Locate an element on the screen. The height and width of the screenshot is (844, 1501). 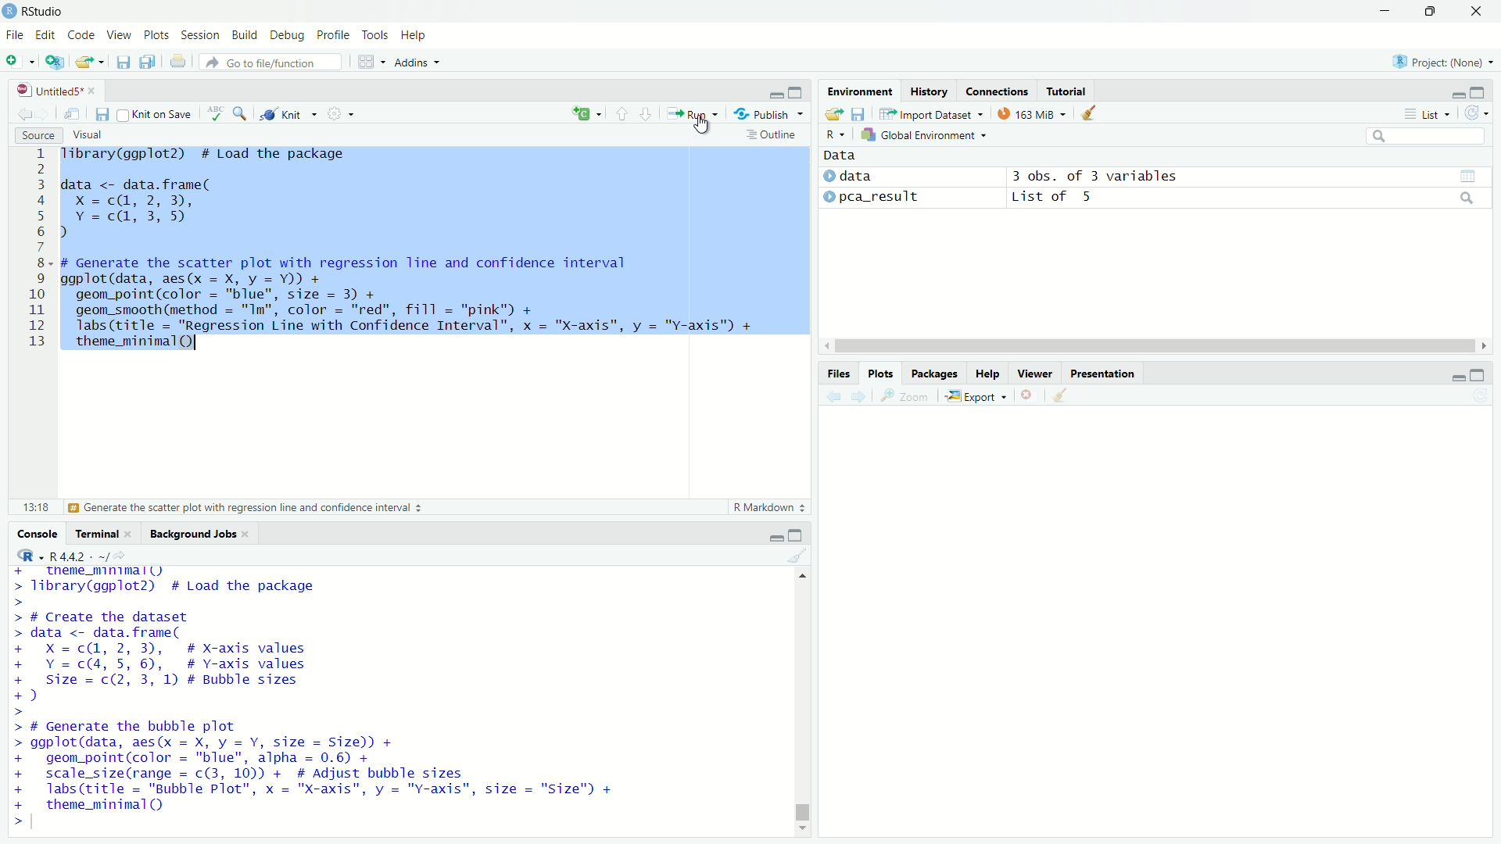
R Markdown is located at coordinates (768, 507).